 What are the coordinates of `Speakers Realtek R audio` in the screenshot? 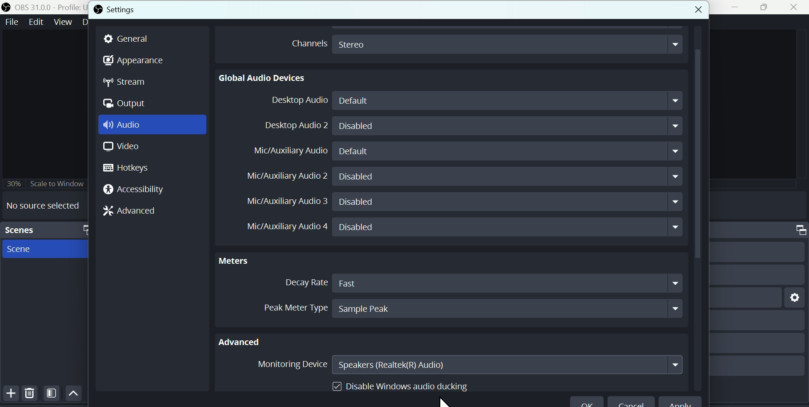 It's located at (509, 364).